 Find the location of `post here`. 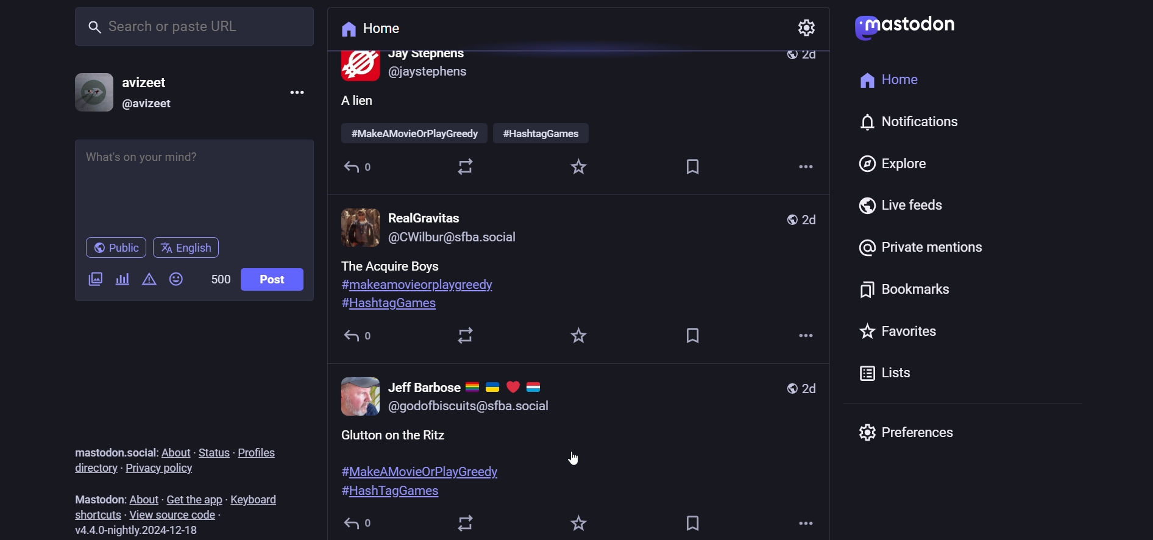

post here is located at coordinates (190, 183).